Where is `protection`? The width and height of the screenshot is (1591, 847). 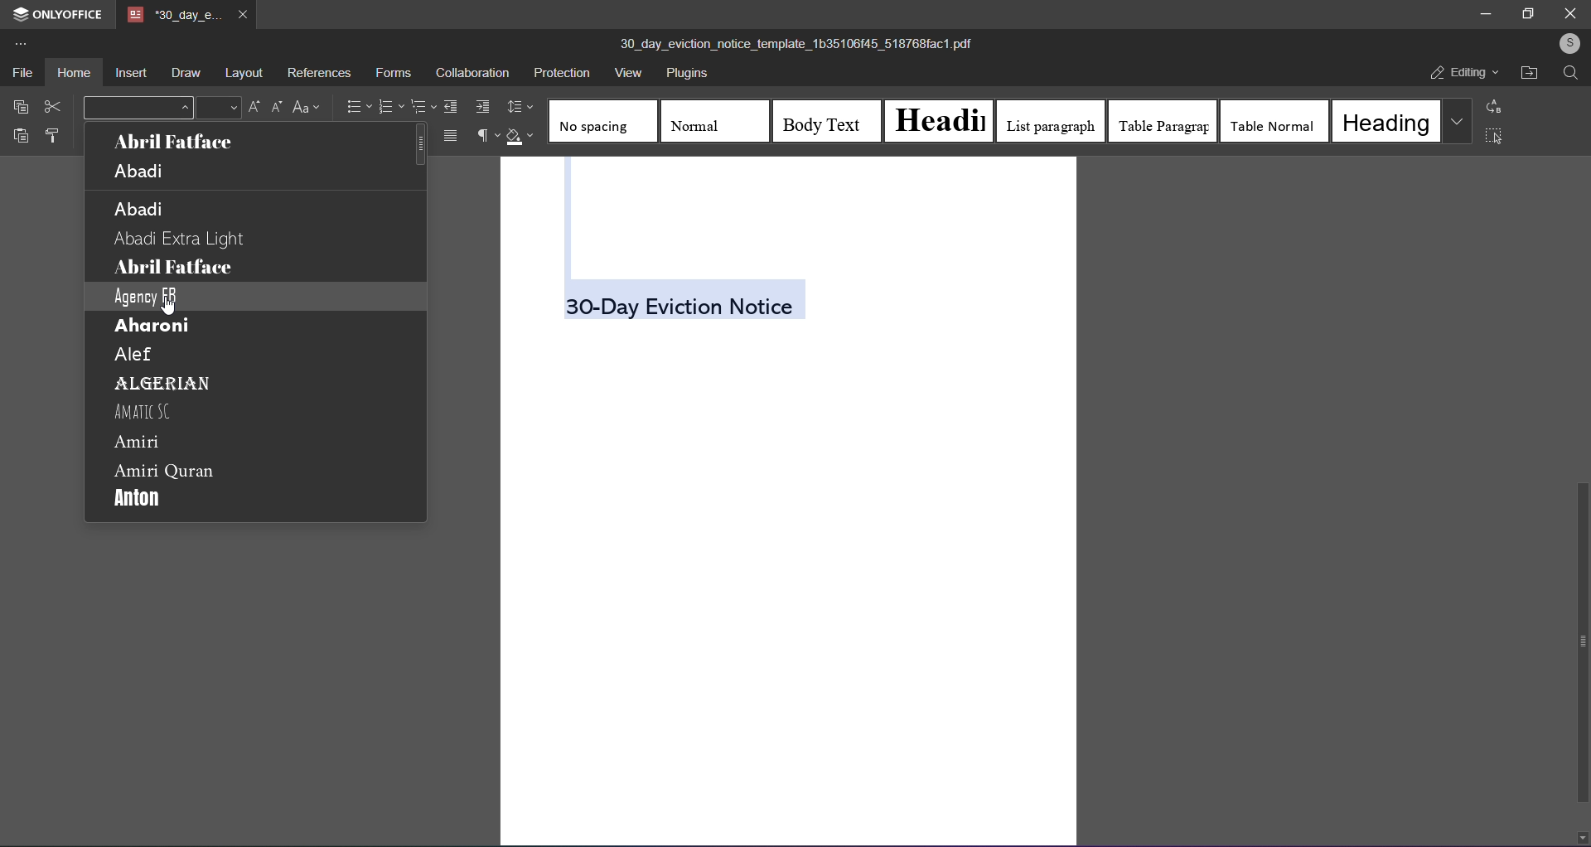 protection is located at coordinates (560, 71).